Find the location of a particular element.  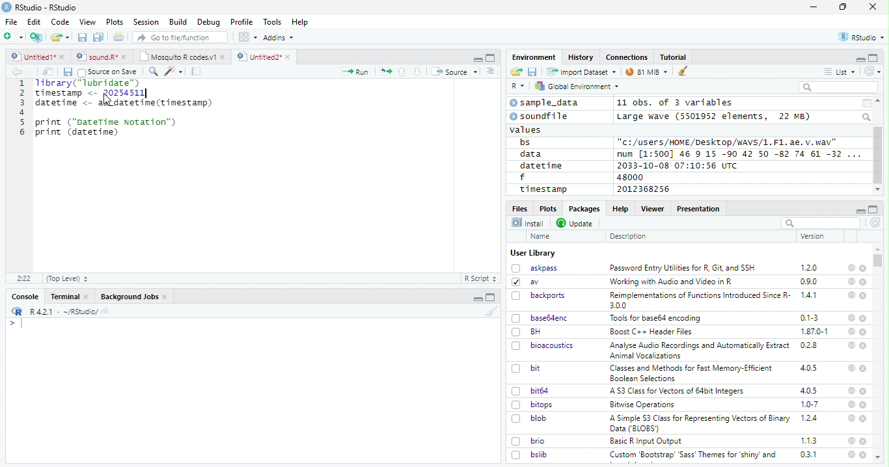

search bar is located at coordinates (819, 222).